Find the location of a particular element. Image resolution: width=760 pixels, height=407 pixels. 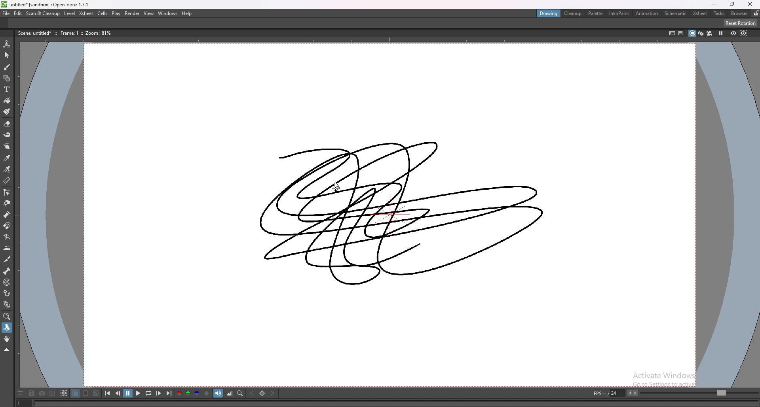

sub camera preview is located at coordinates (744, 33).